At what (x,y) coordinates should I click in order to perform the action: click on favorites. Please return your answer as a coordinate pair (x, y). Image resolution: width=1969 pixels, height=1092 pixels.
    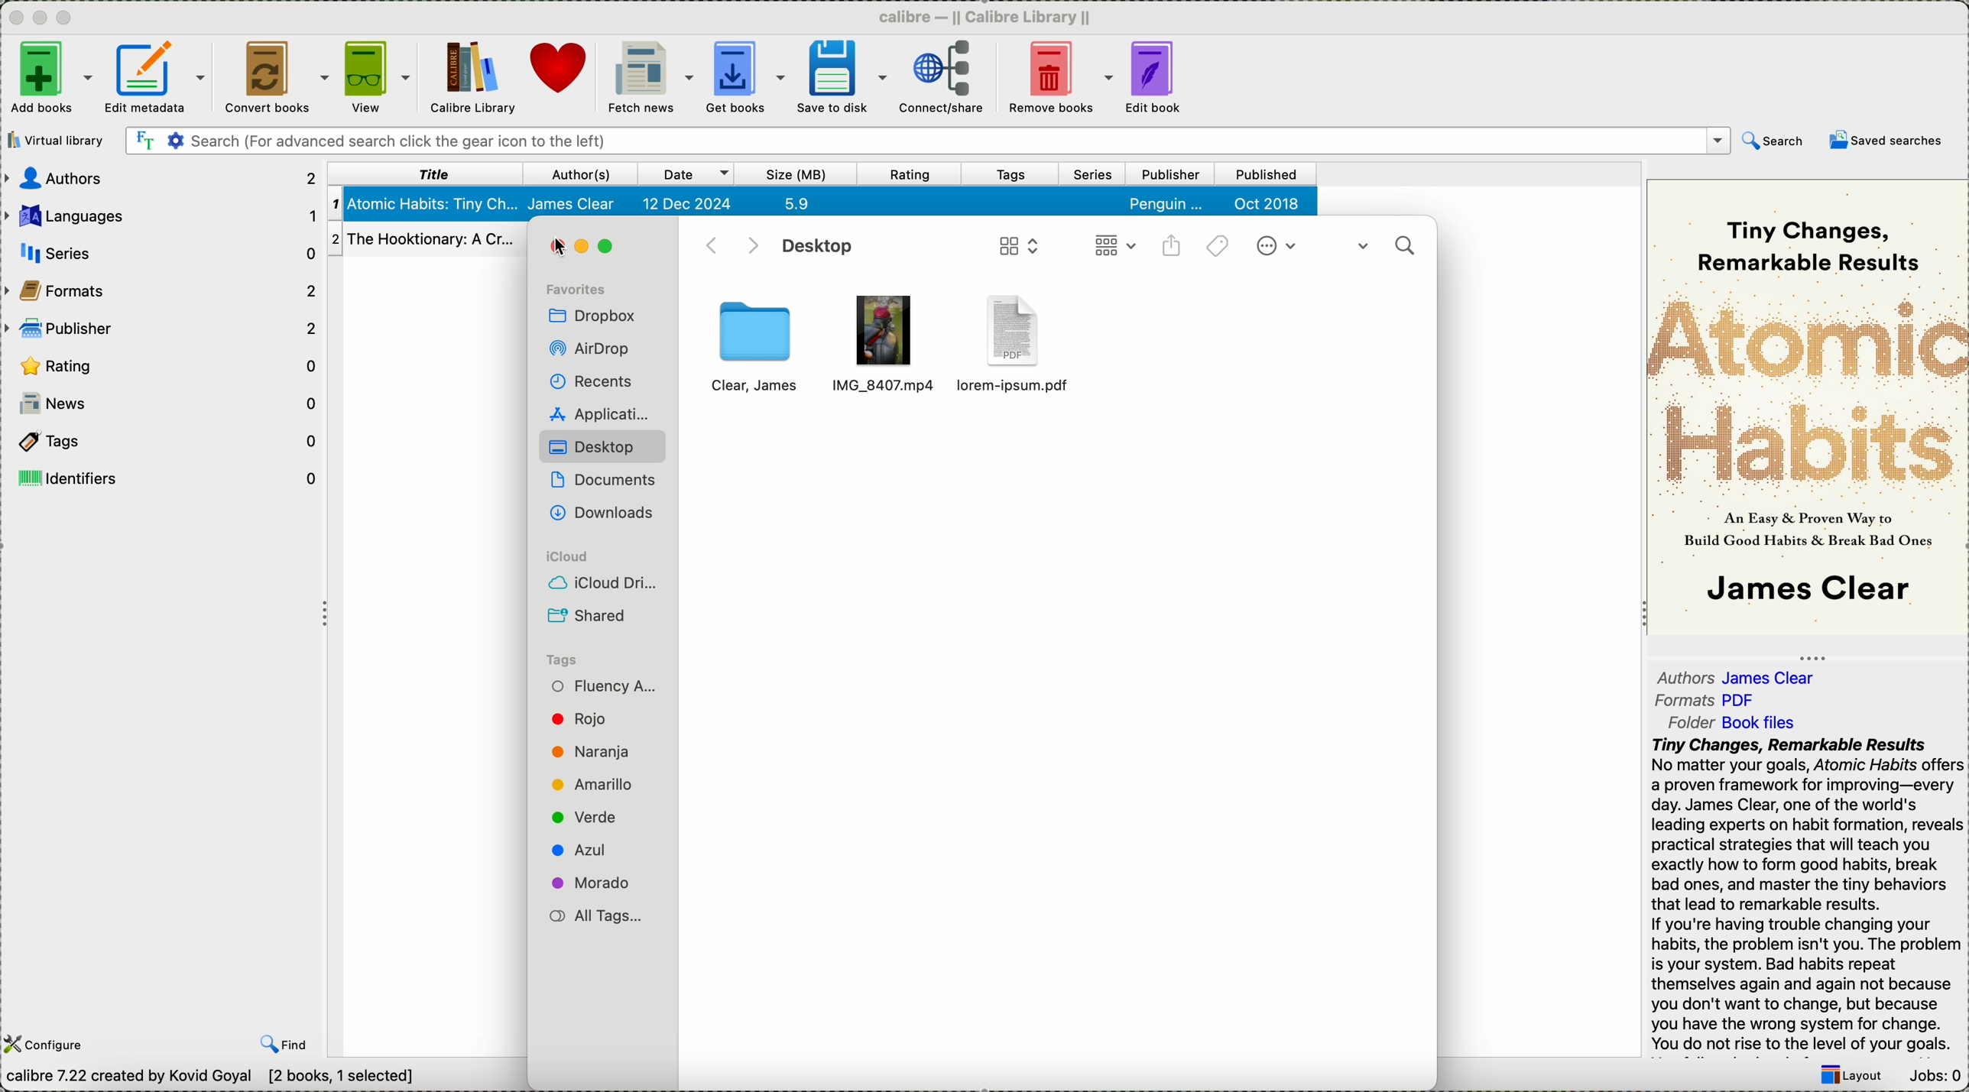
    Looking at the image, I should click on (584, 282).